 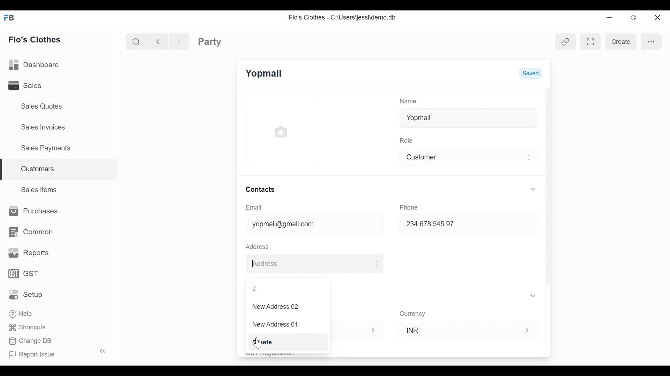 I want to click on Reports, so click(x=29, y=253).